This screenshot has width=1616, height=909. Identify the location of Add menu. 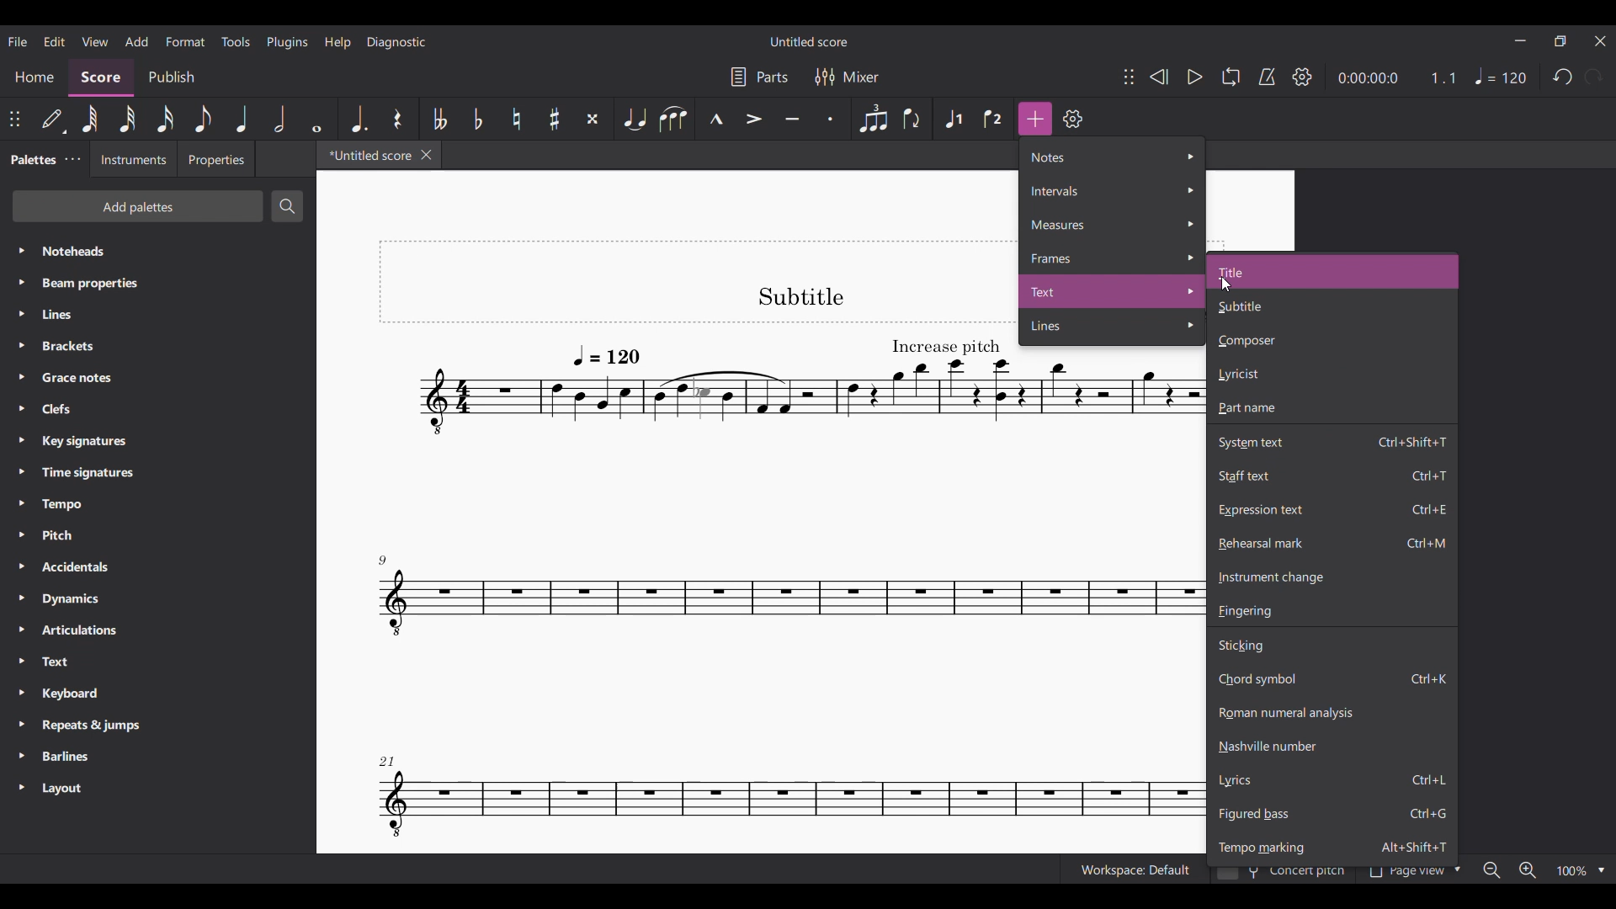
(136, 41).